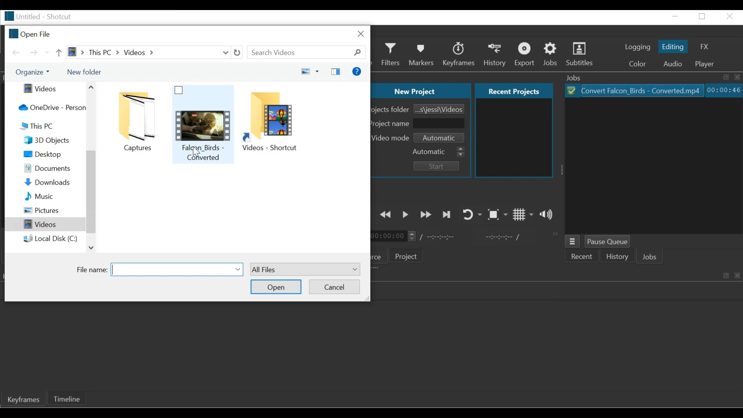  I want to click on Browse Project Folder, so click(438, 109).